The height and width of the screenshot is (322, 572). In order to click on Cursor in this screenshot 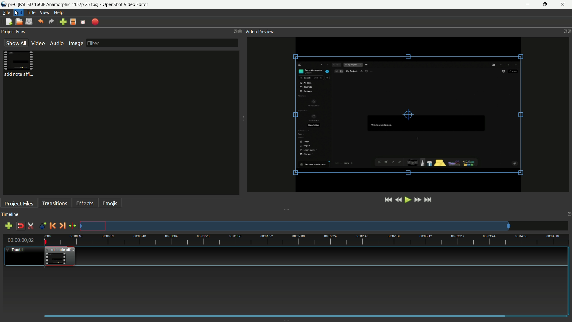, I will do `click(16, 13)`.